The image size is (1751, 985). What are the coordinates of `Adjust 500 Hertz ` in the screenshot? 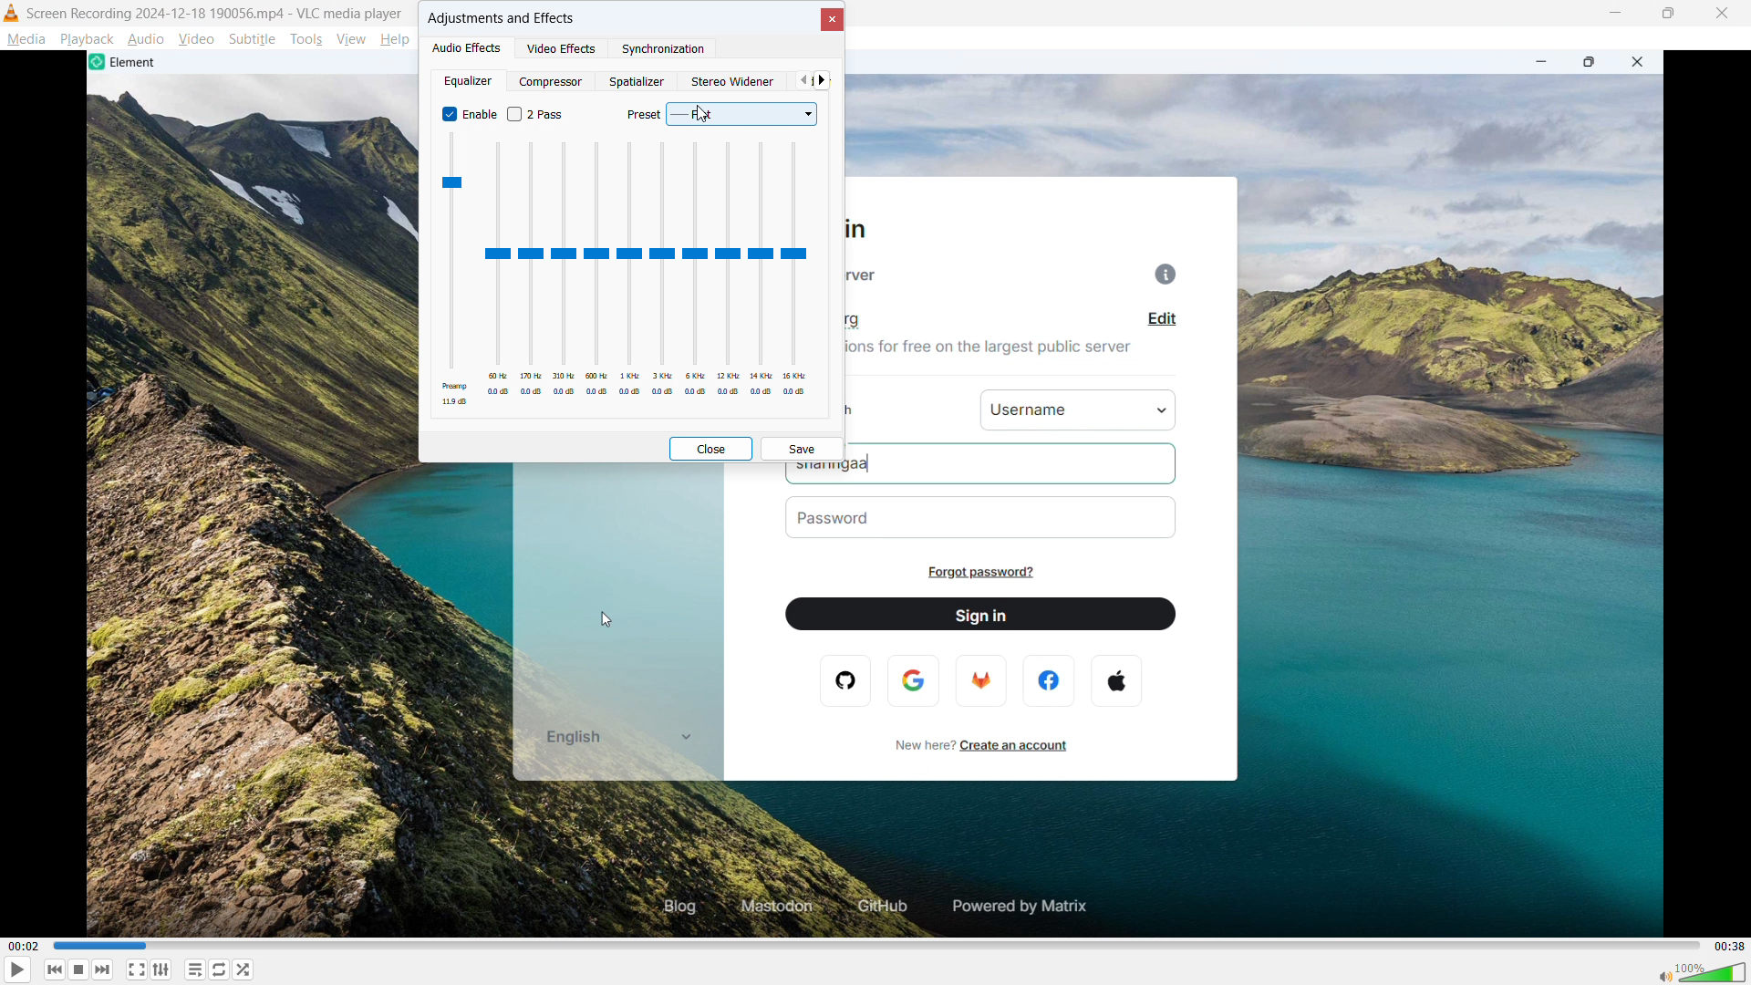 It's located at (597, 271).